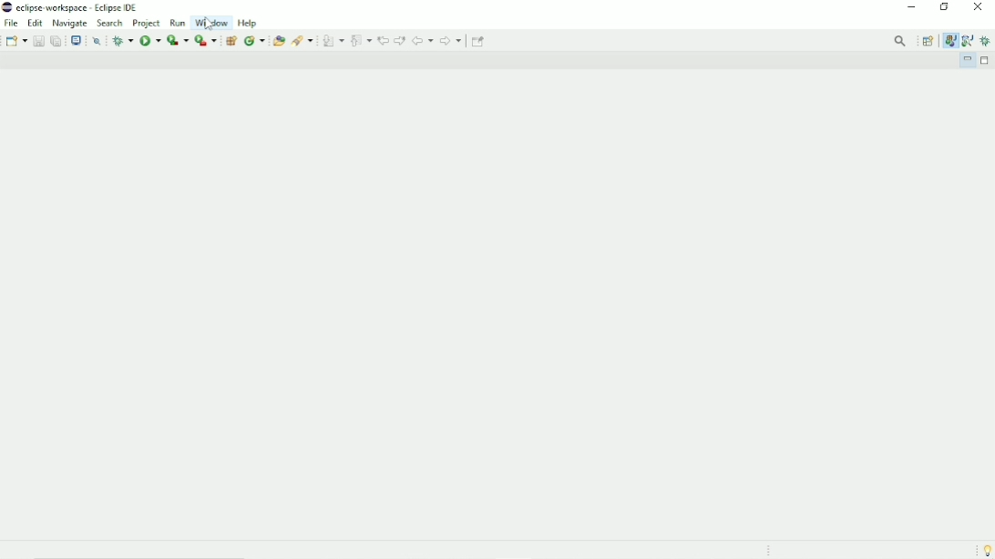 This screenshot has width=995, height=559. What do you see at coordinates (967, 41) in the screenshot?
I see `Java Browsing` at bounding box center [967, 41].